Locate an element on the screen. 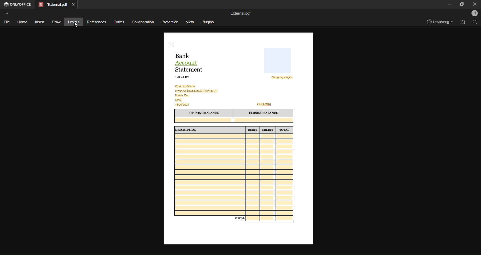  Plugins is located at coordinates (210, 22).